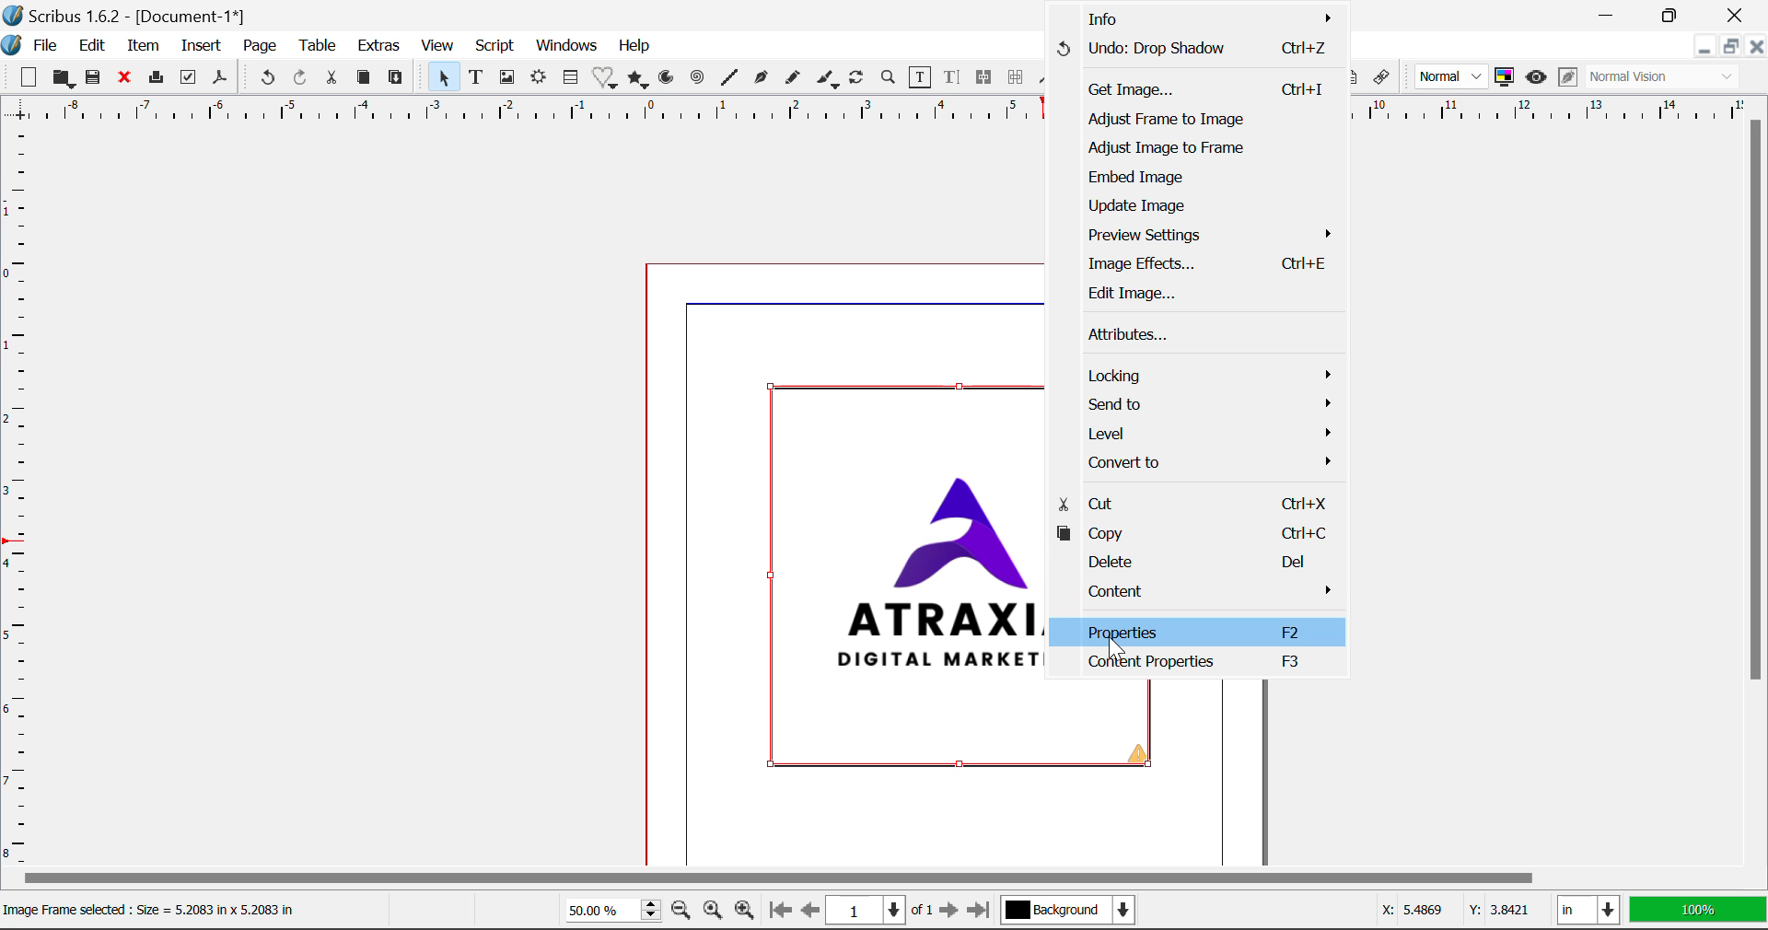 Image resolution: width=1768 pixels, height=930 pixels. What do you see at coordinates (1355, 79) in the screenshot?
I see `Text Annotation` at bounding box center [1355, 79].